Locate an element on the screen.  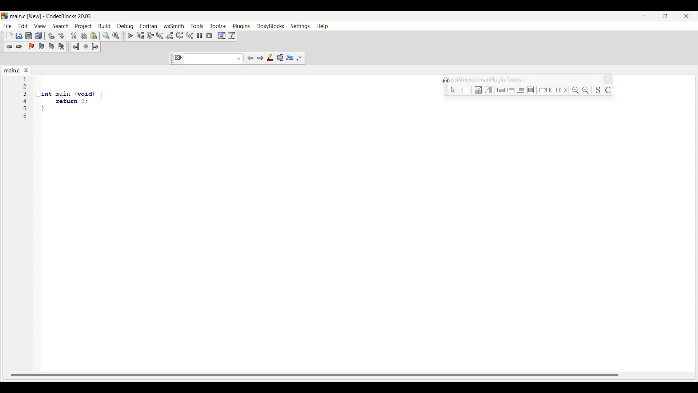
Paste is located at coordinates (94, 36).